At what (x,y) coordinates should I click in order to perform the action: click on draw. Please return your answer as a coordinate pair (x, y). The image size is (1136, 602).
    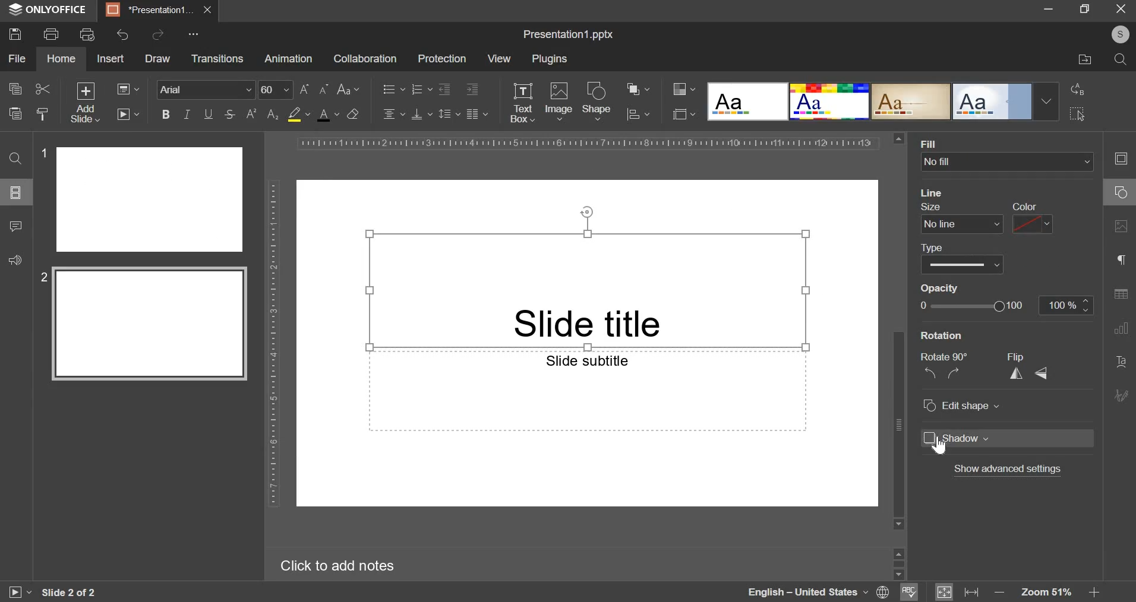
    Looking at the image, I should click on (157, 59).